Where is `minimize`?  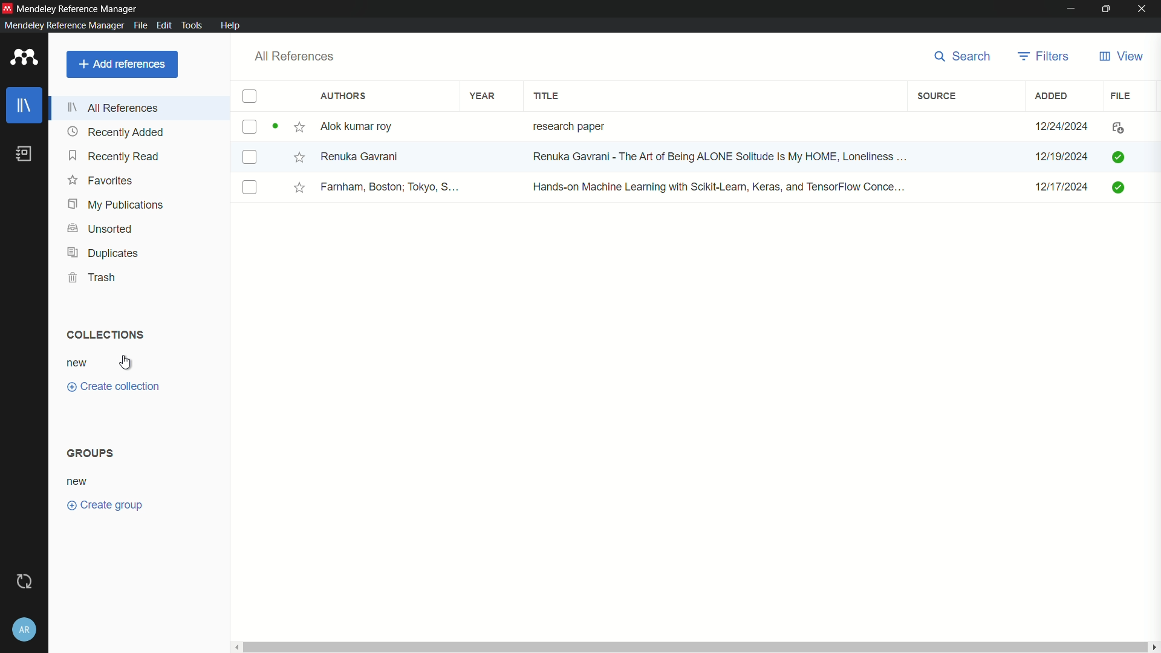 minimize is located at coordinates (1069, 9).